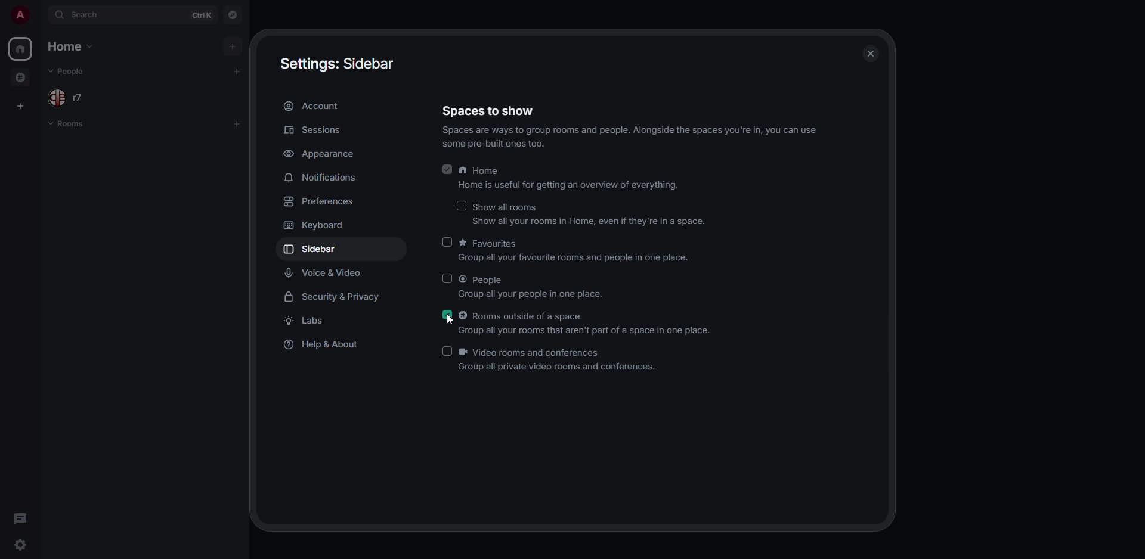 This screenshot has width=1145, height=559. I want to click on click to enable, so click(462, 204).